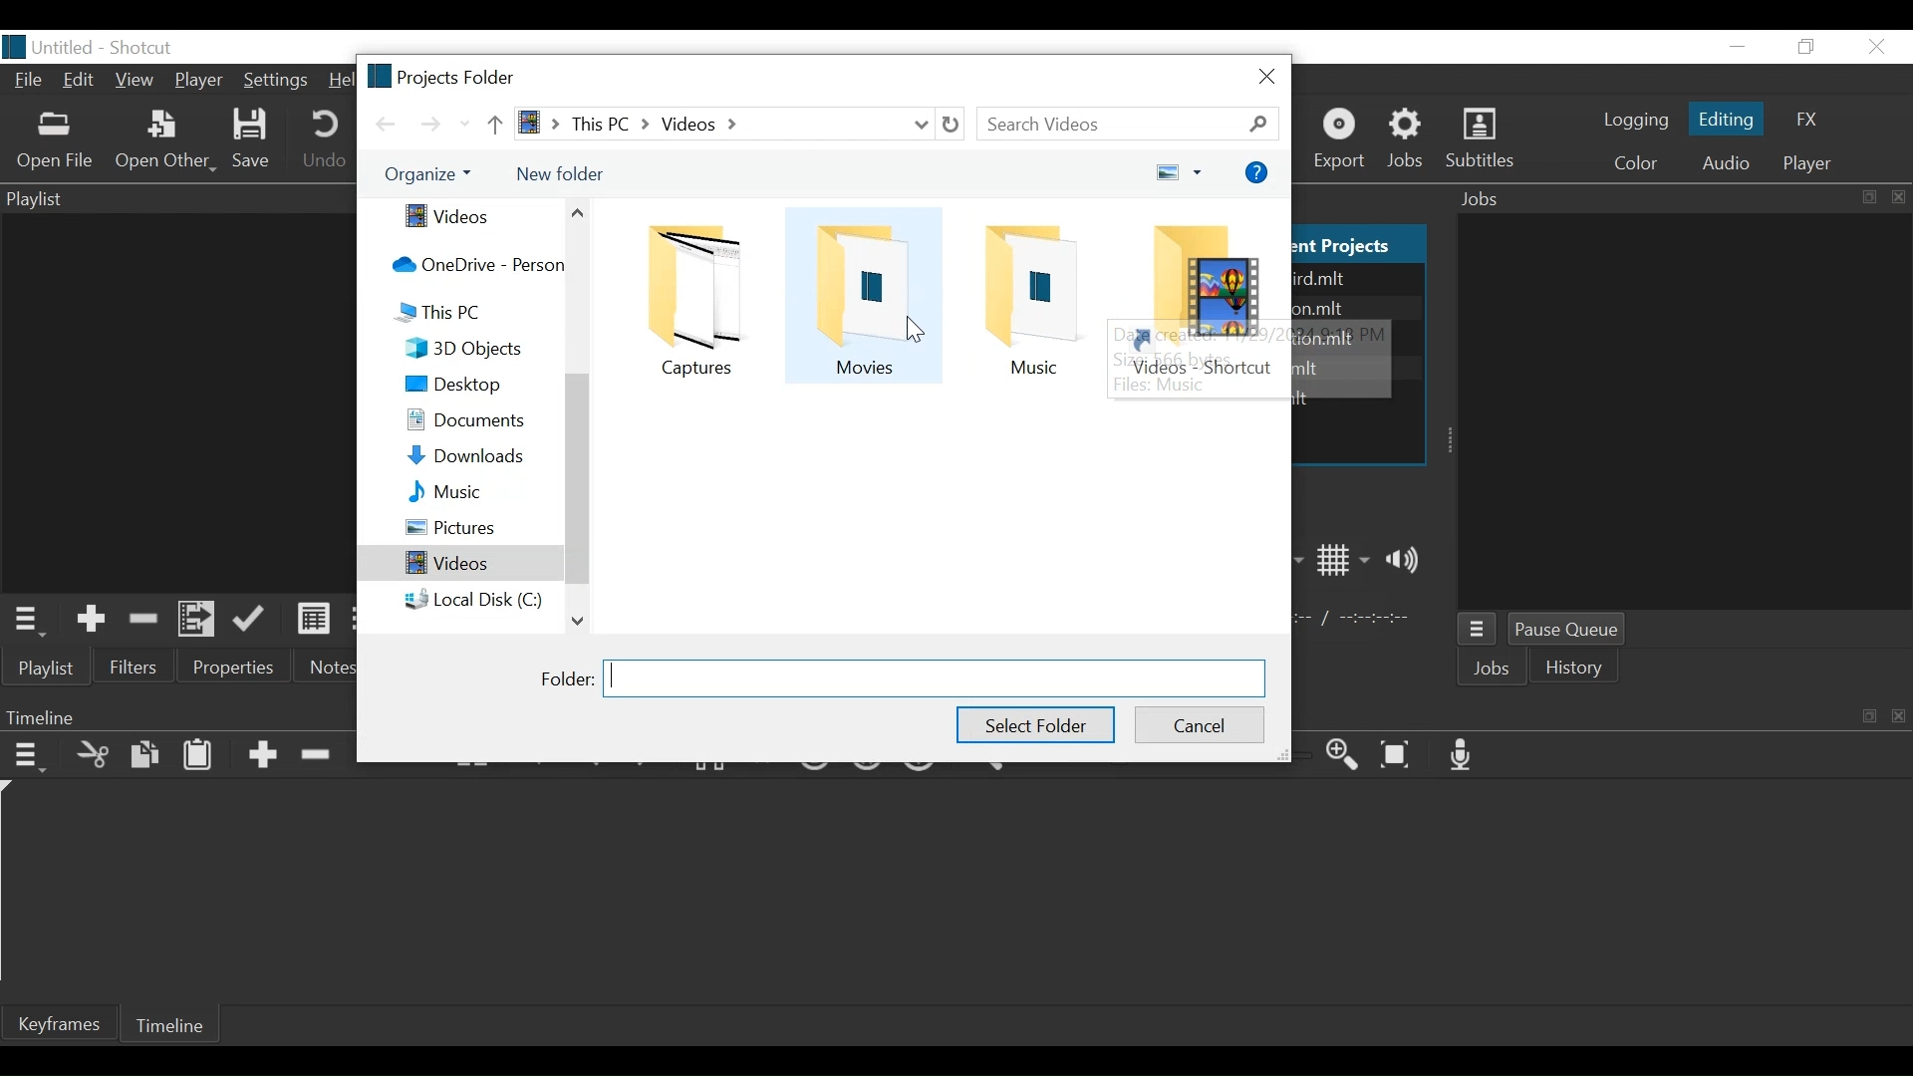 The height and width of the screenshot is (1076, 1913). I want to click on Zoom Timeline to fit, so click(1400, 755).